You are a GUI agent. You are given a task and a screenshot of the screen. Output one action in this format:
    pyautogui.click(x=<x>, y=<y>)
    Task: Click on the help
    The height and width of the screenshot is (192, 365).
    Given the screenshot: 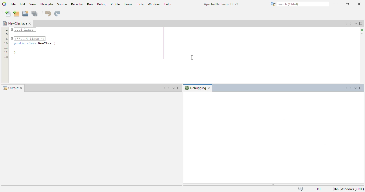 What is the action you would take?
    pyautogui.click(x=167, y=4)
    